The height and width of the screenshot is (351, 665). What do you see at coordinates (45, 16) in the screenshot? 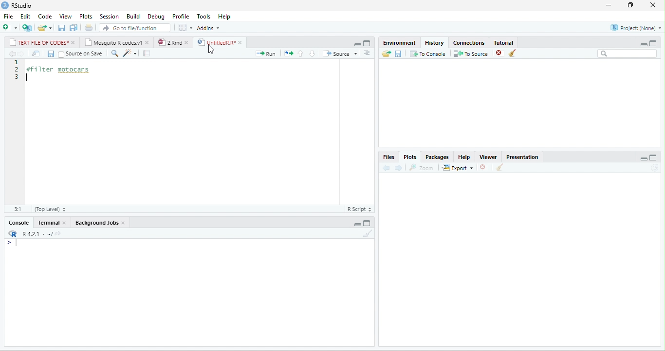
I see `Code` at bounding box center [45, 16].